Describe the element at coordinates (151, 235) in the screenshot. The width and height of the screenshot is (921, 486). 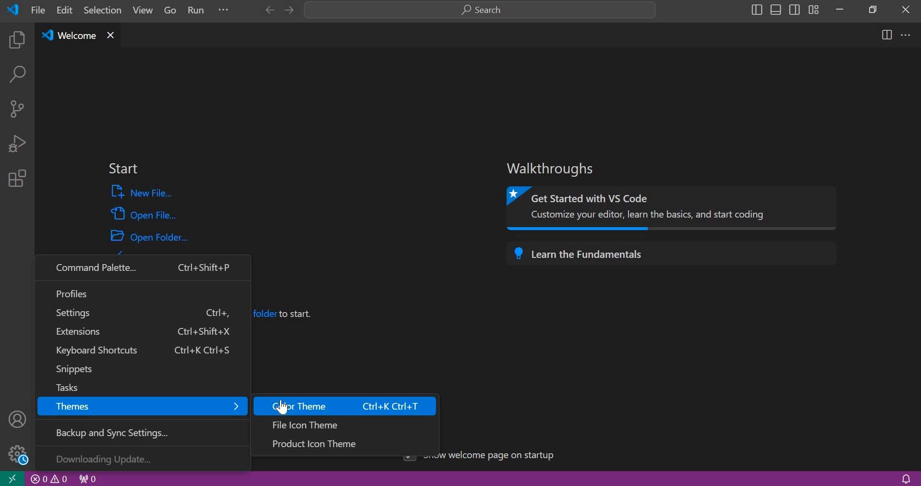
I see `open folder` at that location.